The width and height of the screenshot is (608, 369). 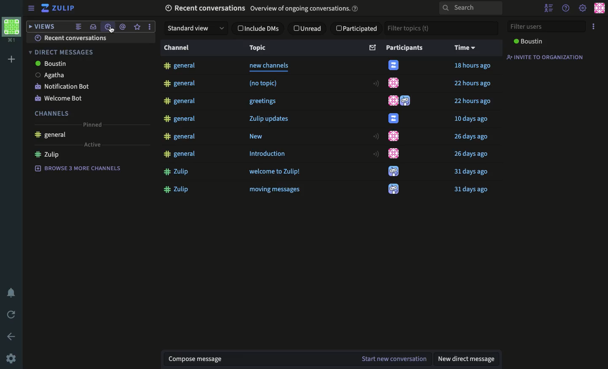 I want to click on participants, so click(x=407, y=49).